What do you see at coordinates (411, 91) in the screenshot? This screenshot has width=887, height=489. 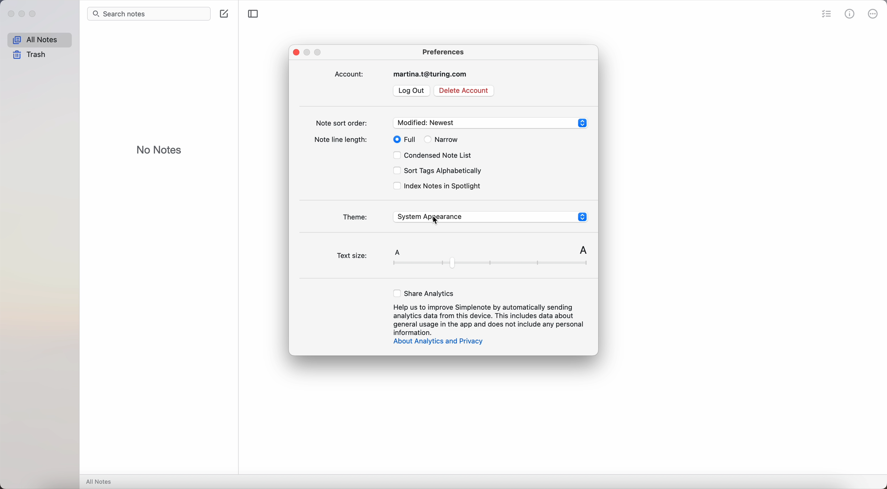 I see `log out` at bounding box center [411, 91].